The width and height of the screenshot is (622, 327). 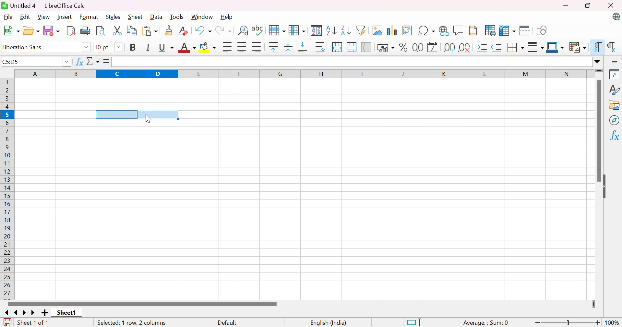 I want to click on Help, so click(x=227, y=17).